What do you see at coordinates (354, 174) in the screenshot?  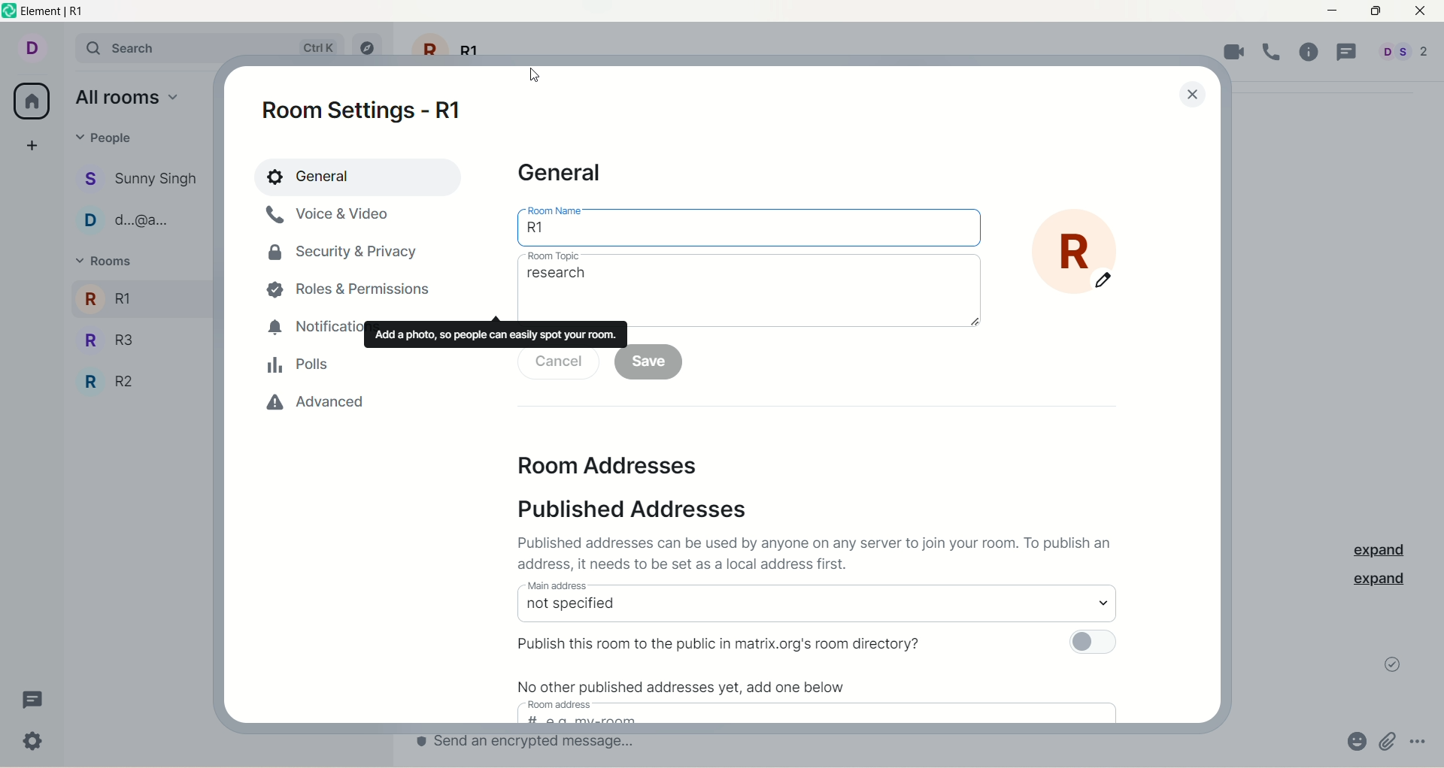 I see `general` at bounding box center [354, 174].